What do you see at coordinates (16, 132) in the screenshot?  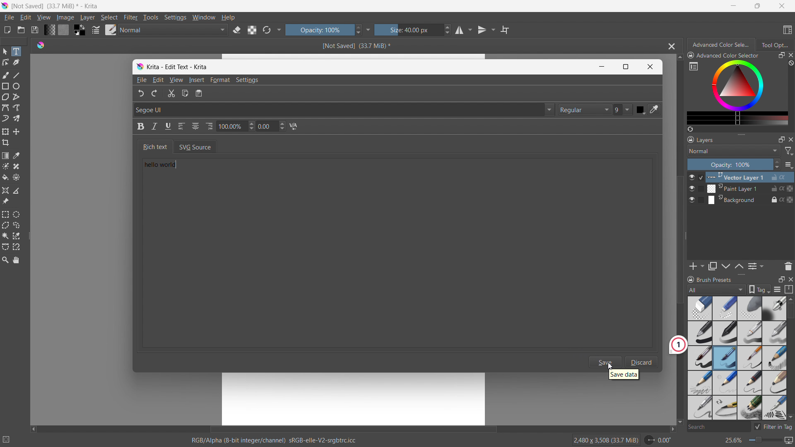 I see `move to a layer` at bounding box center [16, 132].